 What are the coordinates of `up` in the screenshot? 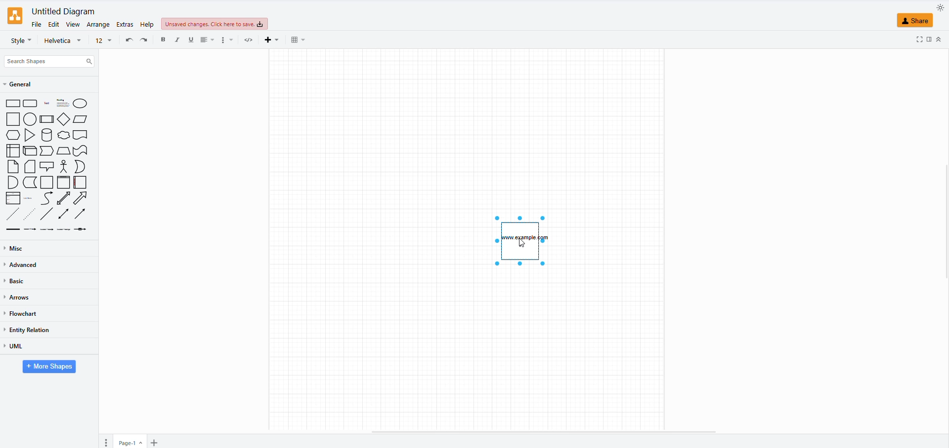 It's located at (941, 40).